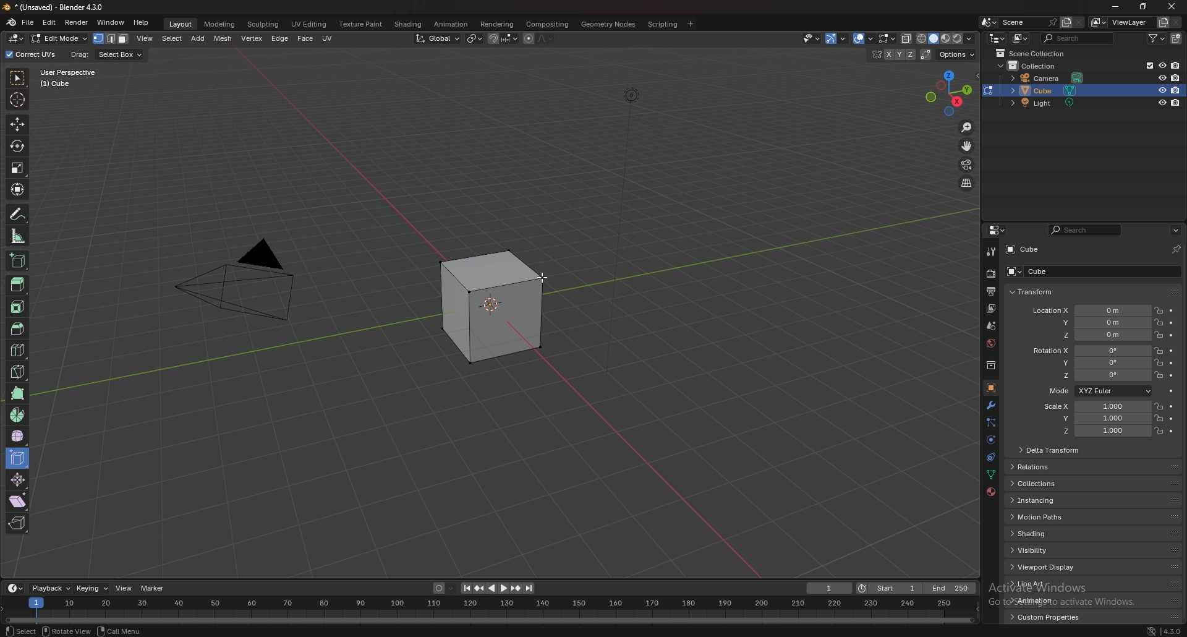 The image size is (1187, 637). Describe the element at coordinates (1079, 23) in the screenshot. I see `delete scene` at that location.